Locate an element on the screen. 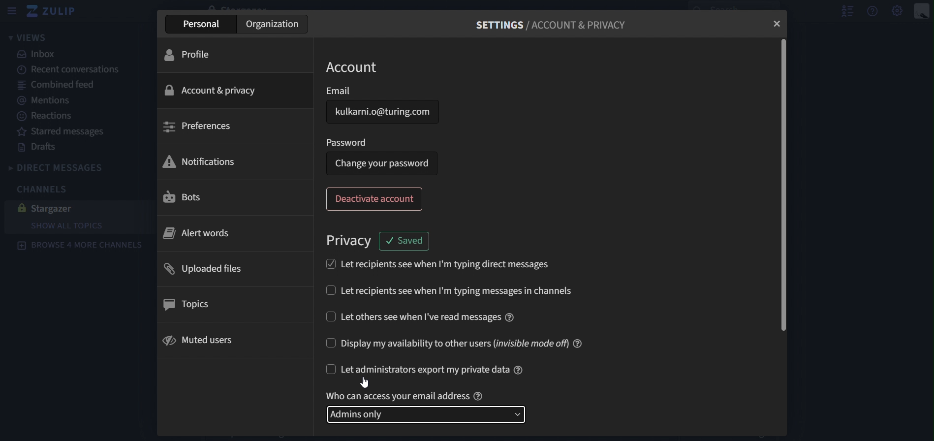 The width and height of the screenshot is (934, 441). zulip is located at coordinates (55, 12).